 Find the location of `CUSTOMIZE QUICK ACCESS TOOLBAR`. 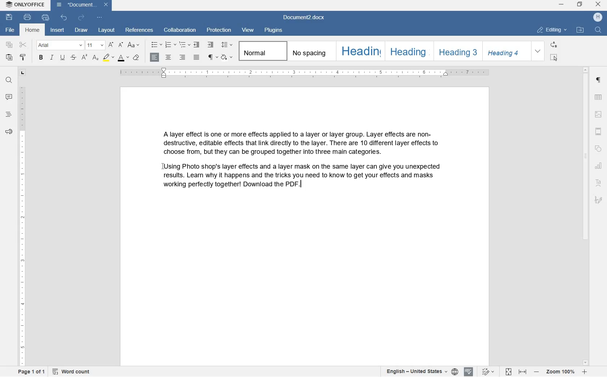

CUSTOMIZE QUICK ACCESS TOOLBAR is located at coordinates (100, 17).